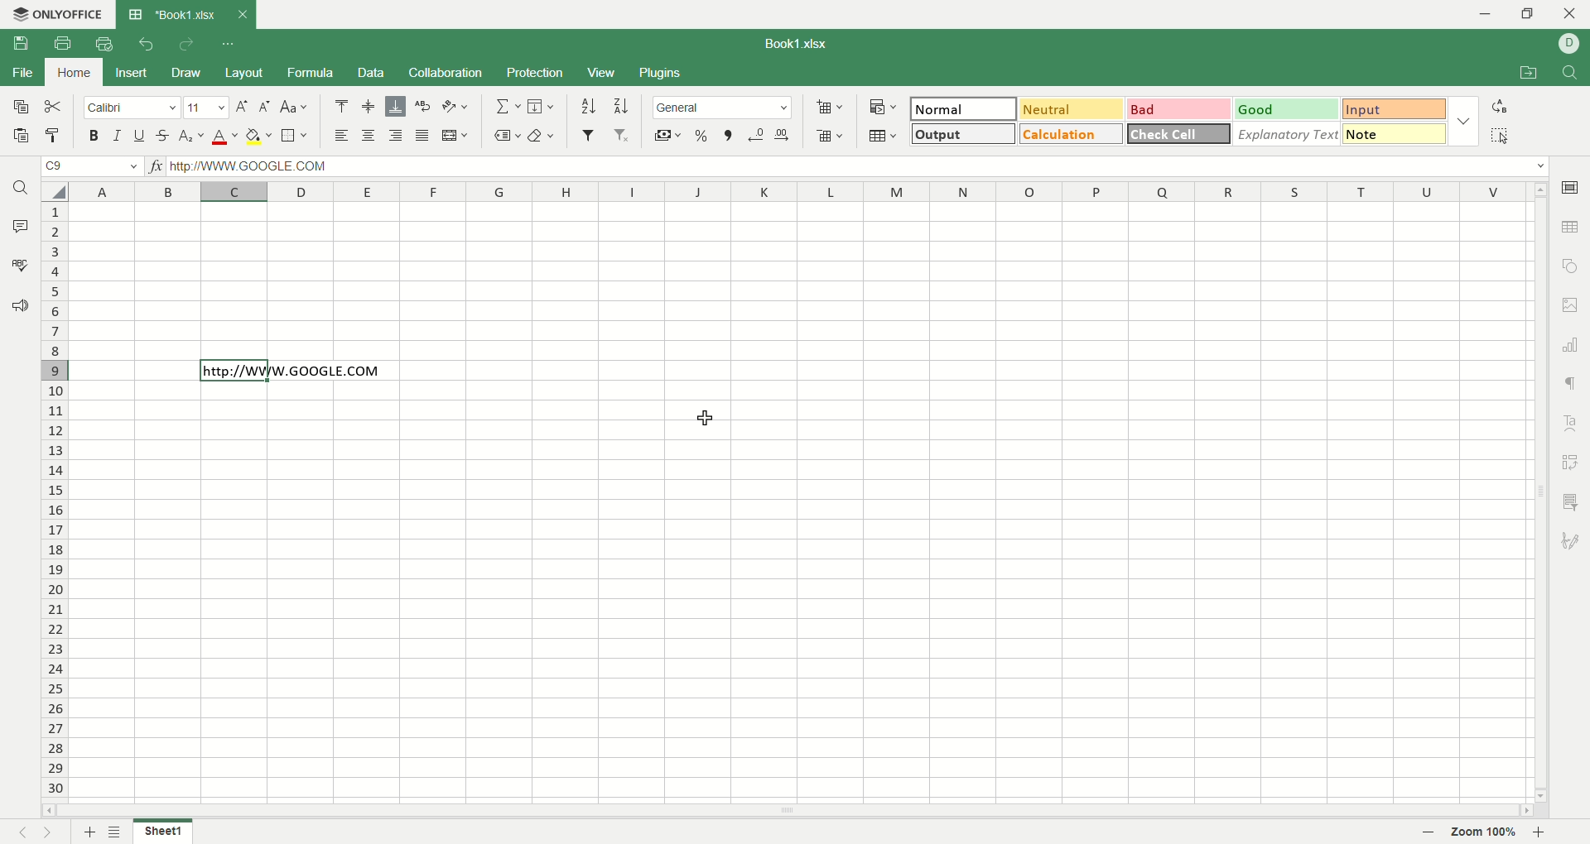 The image size is (1590, 844). Describe the element at coordinates (665, 137) in the screenshot. I see `currency style` at that location.